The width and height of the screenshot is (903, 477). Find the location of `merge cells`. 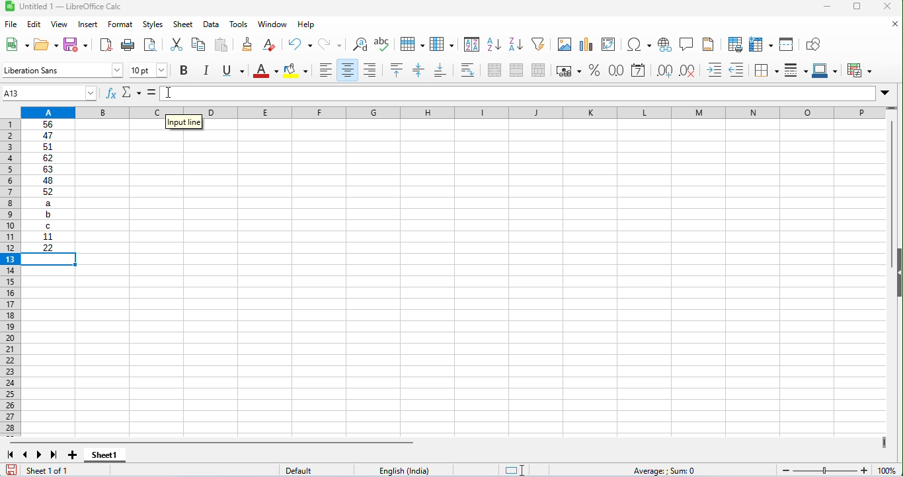

merge cells is located at coordinates (516, 69).